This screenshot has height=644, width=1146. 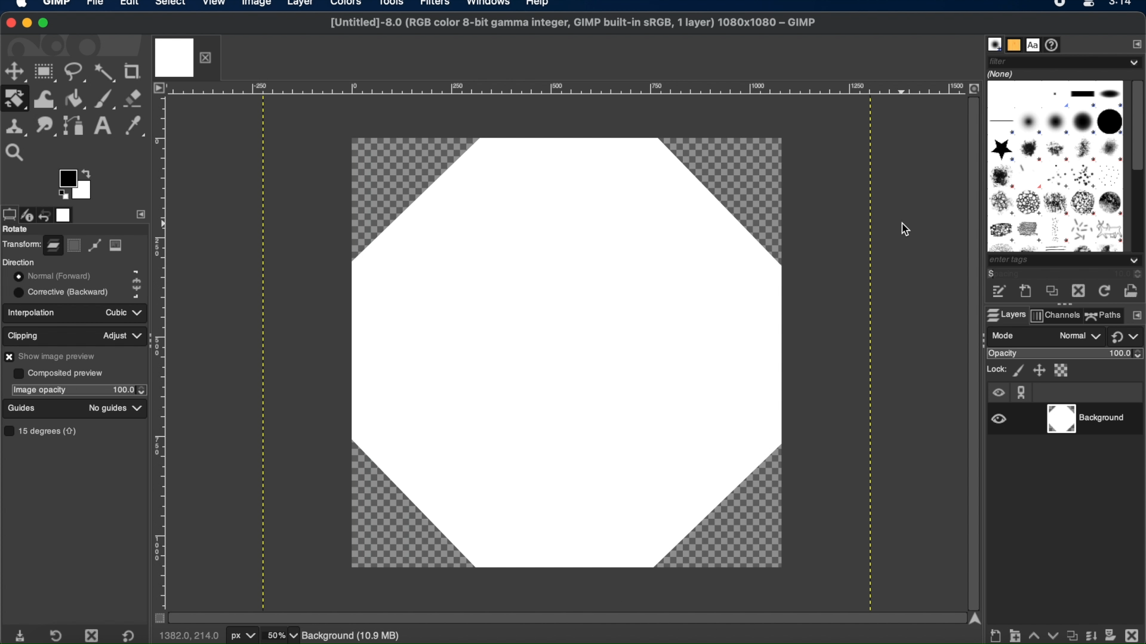 I want to click on fuzzy select tool, so click(x=106, y=73).